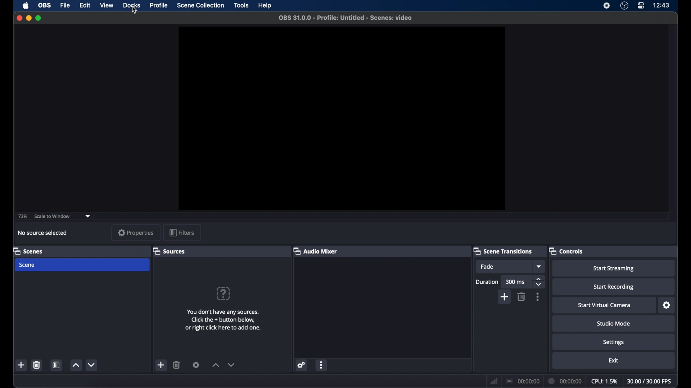  What do you see at coordinates (614, 361) in the screenshot?
I see `exit` at bounding box center [614, 361].